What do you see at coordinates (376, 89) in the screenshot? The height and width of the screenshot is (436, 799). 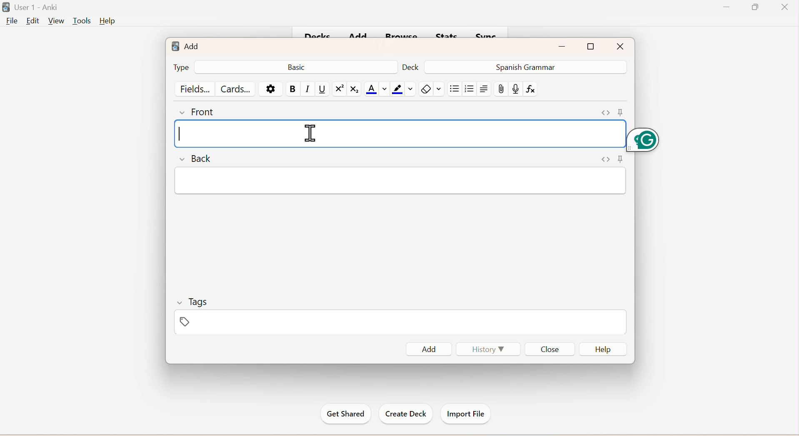 I see `Text Color` at bounding box center [376, 89].